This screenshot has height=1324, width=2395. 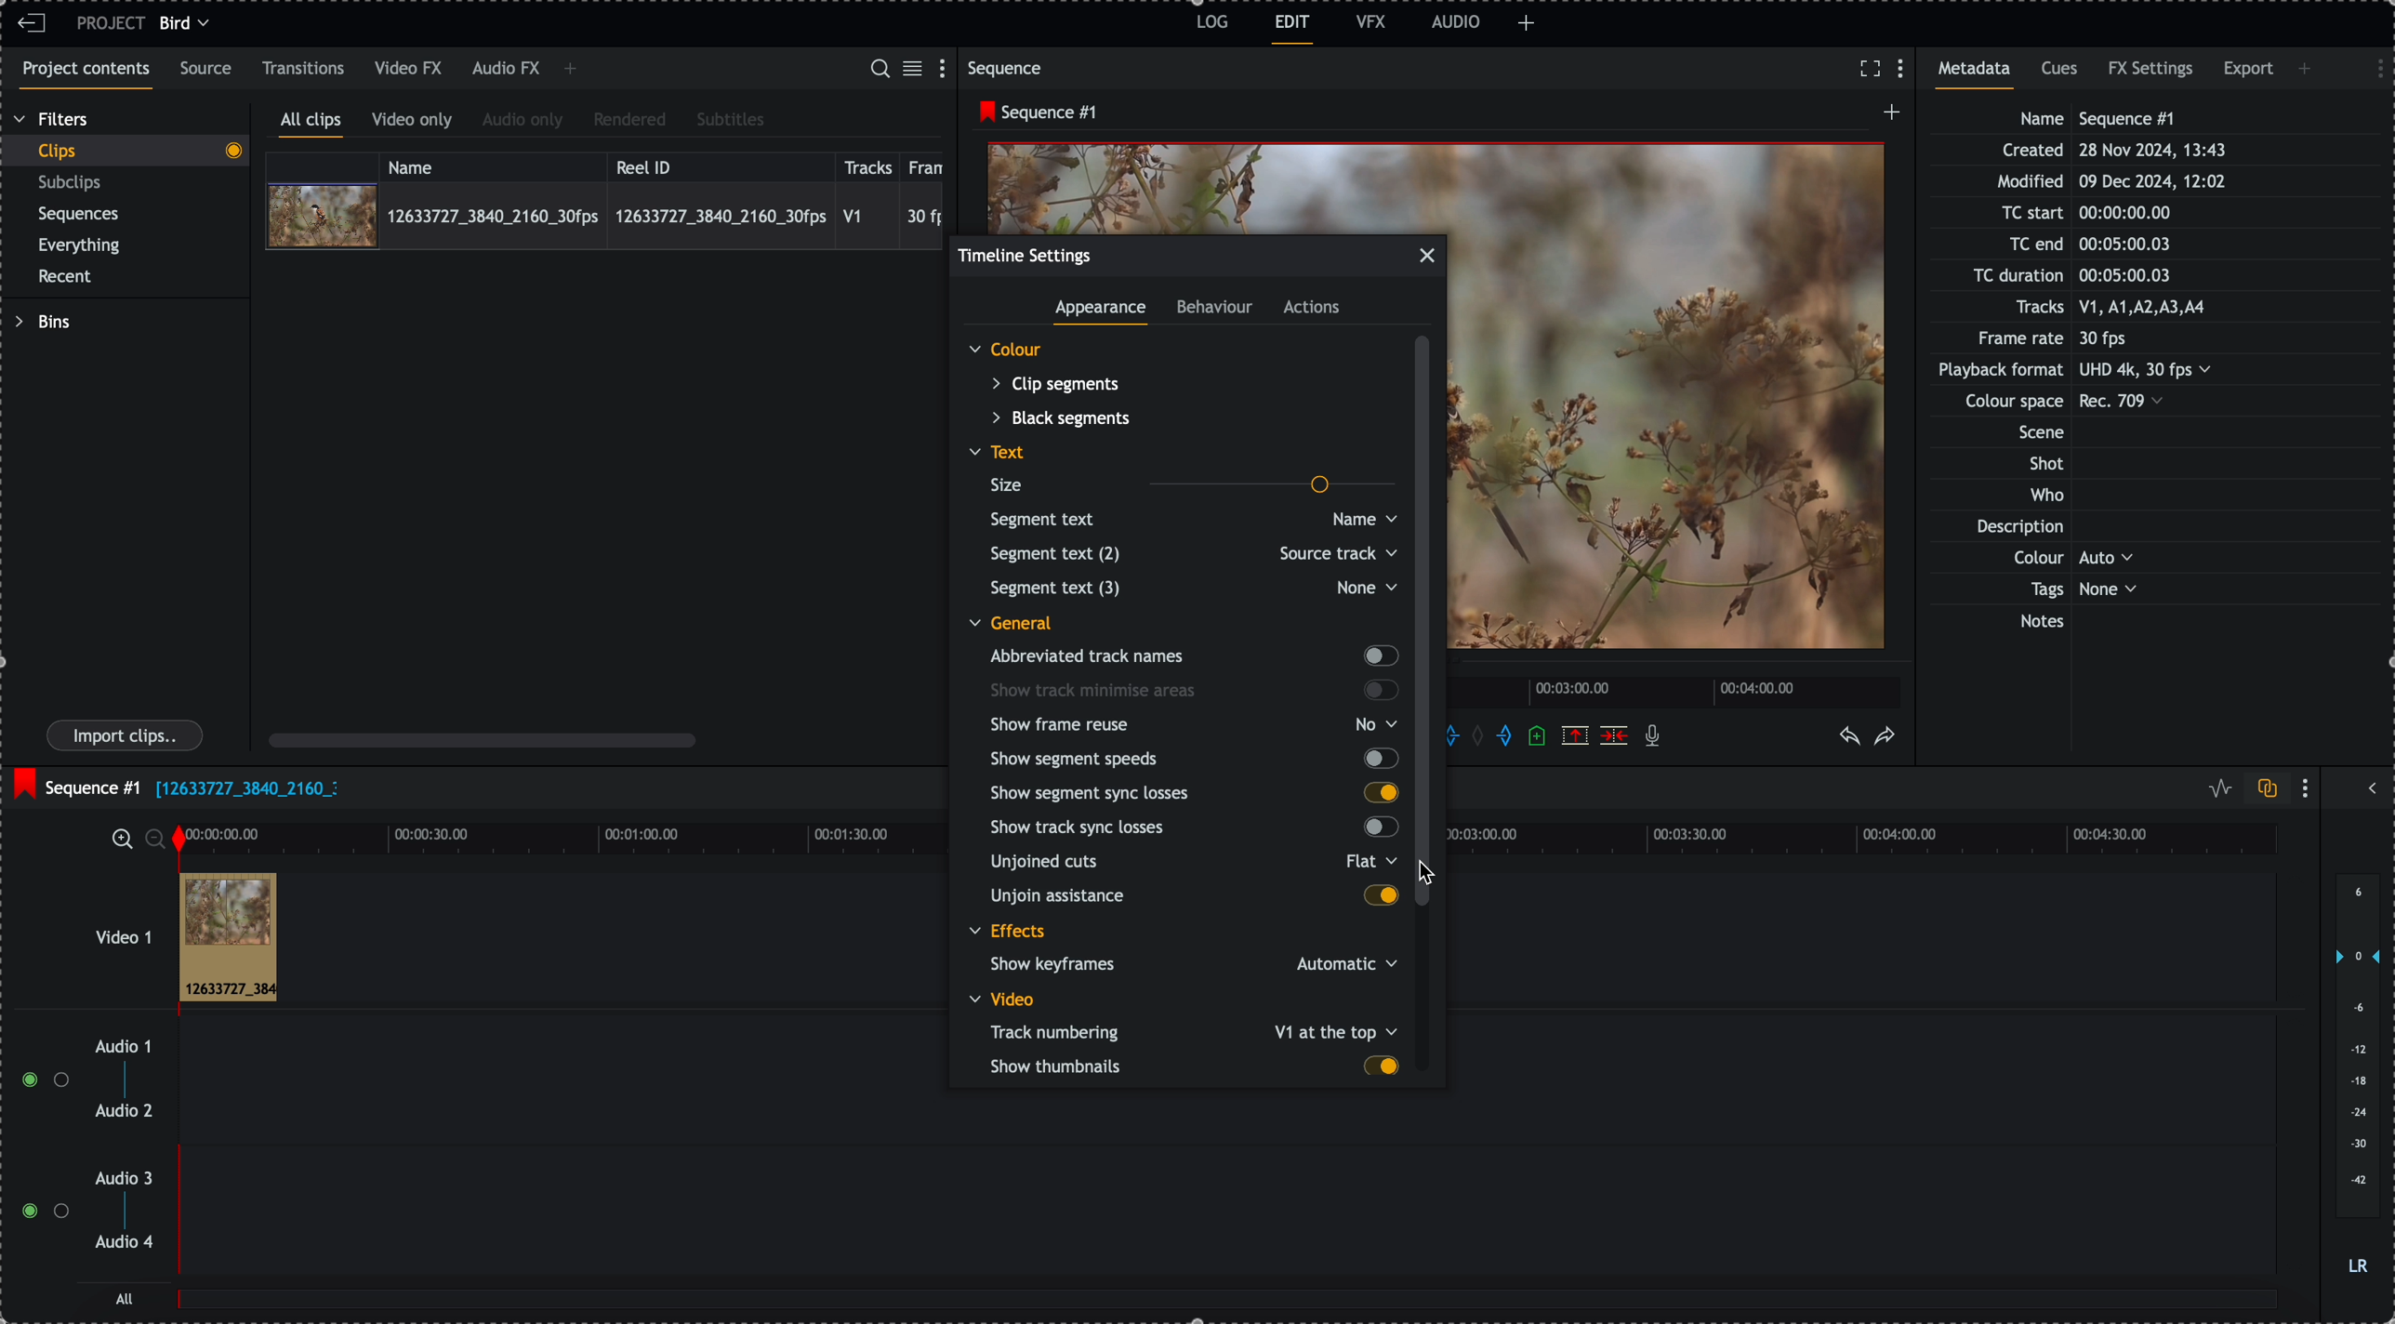 What do you see at coordinates (1678, 690) in the screenshot?
I see `timeline` at bounding box center [1678, 690].